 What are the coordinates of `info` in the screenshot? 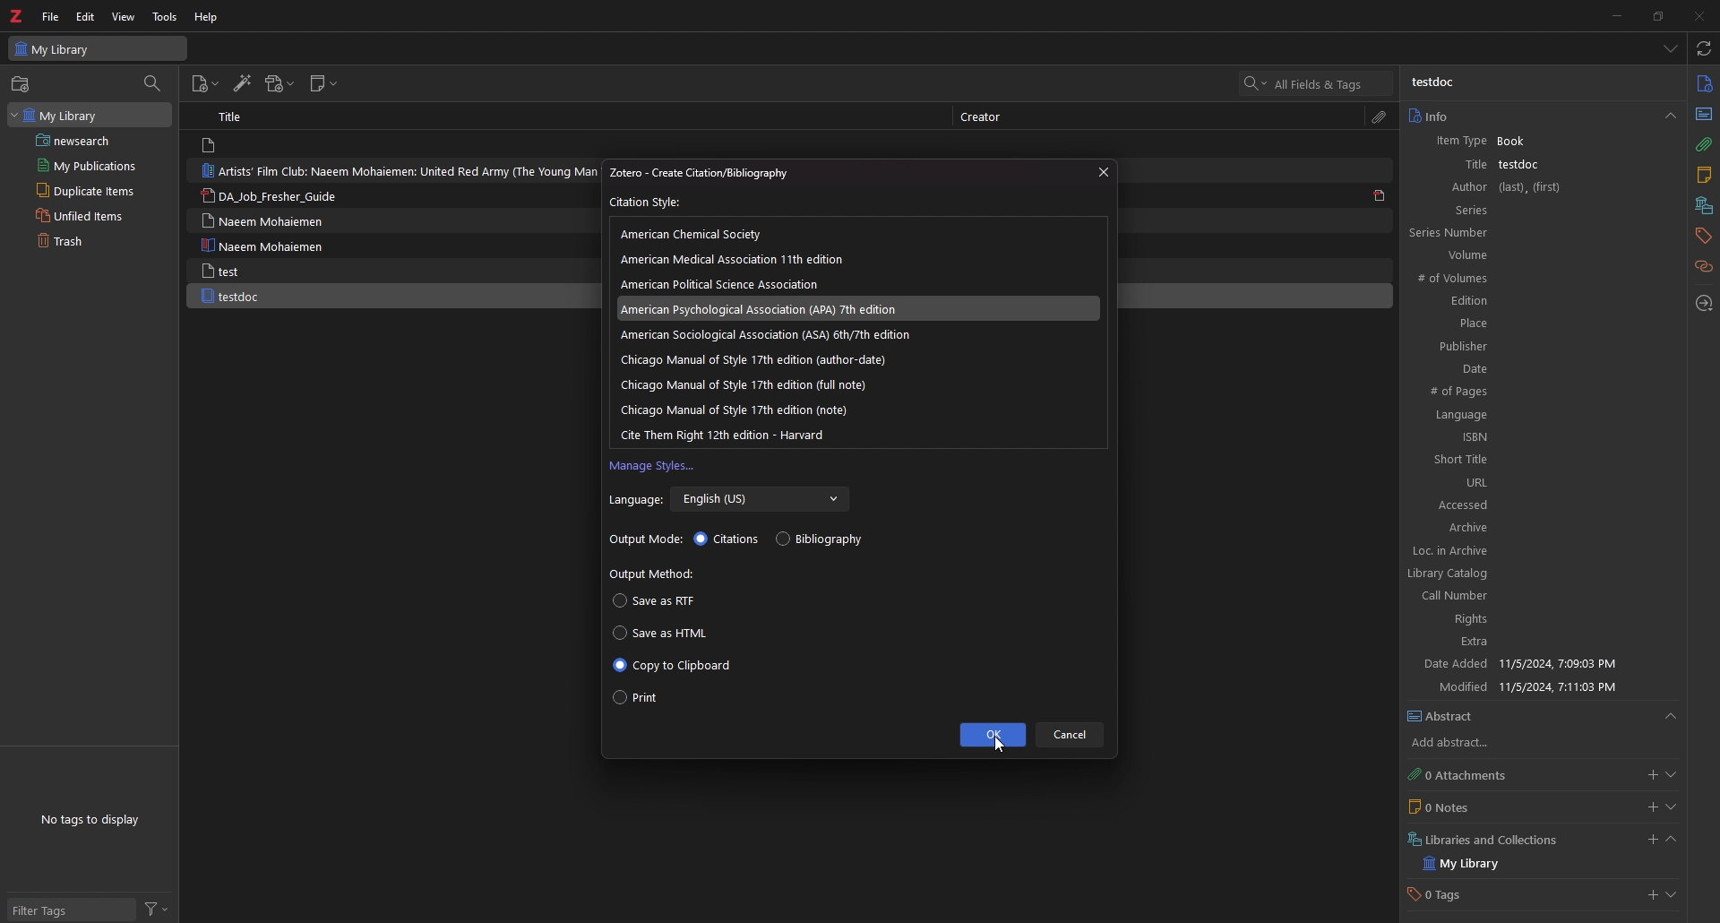 It's located at (1704, 84).